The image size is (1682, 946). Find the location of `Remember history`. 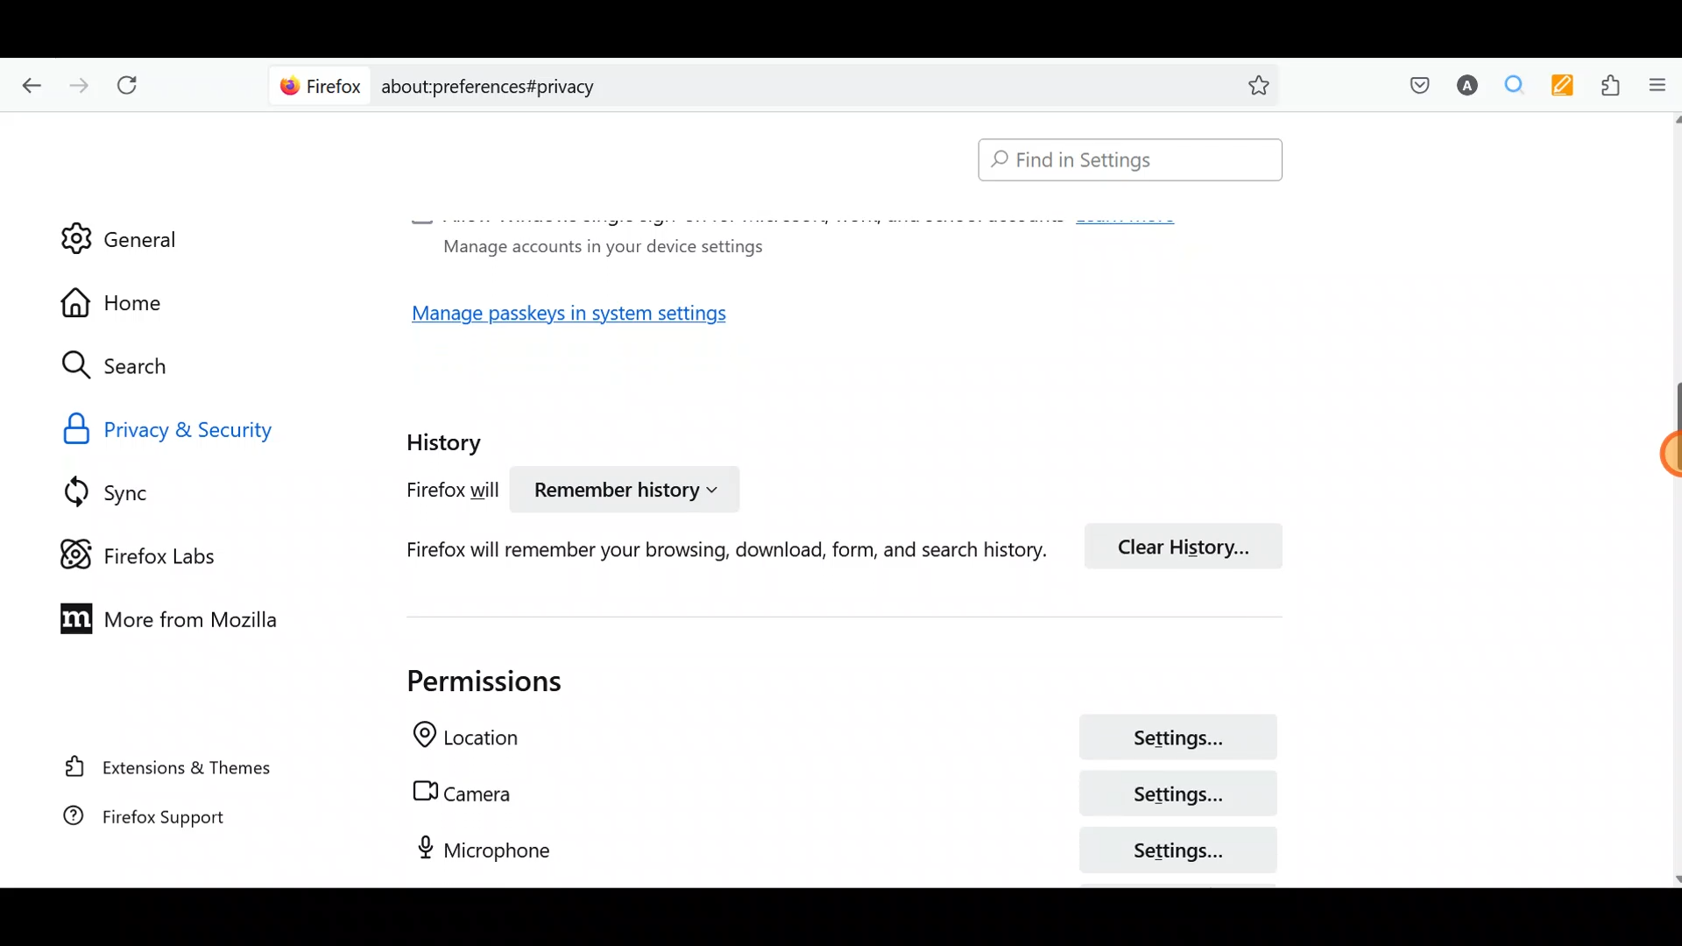

Remember history is located at coordinates (623, 492).